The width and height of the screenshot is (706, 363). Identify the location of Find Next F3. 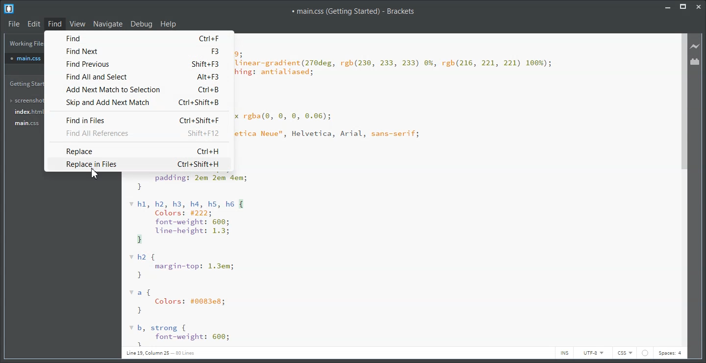
(141, 51).